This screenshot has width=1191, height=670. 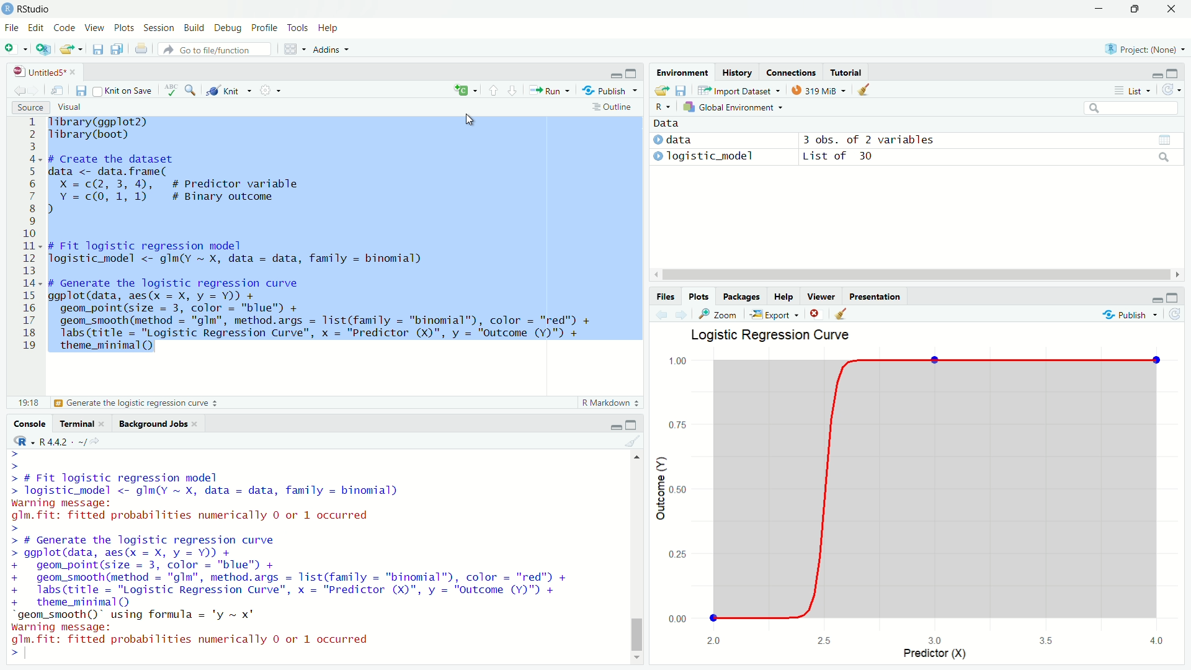 I want to click on Remove current plot, so click(x=818, y=313).